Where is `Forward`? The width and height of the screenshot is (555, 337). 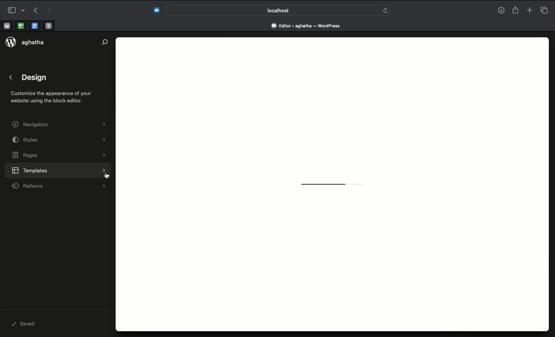 Forward is located at coordinates (50, 11).